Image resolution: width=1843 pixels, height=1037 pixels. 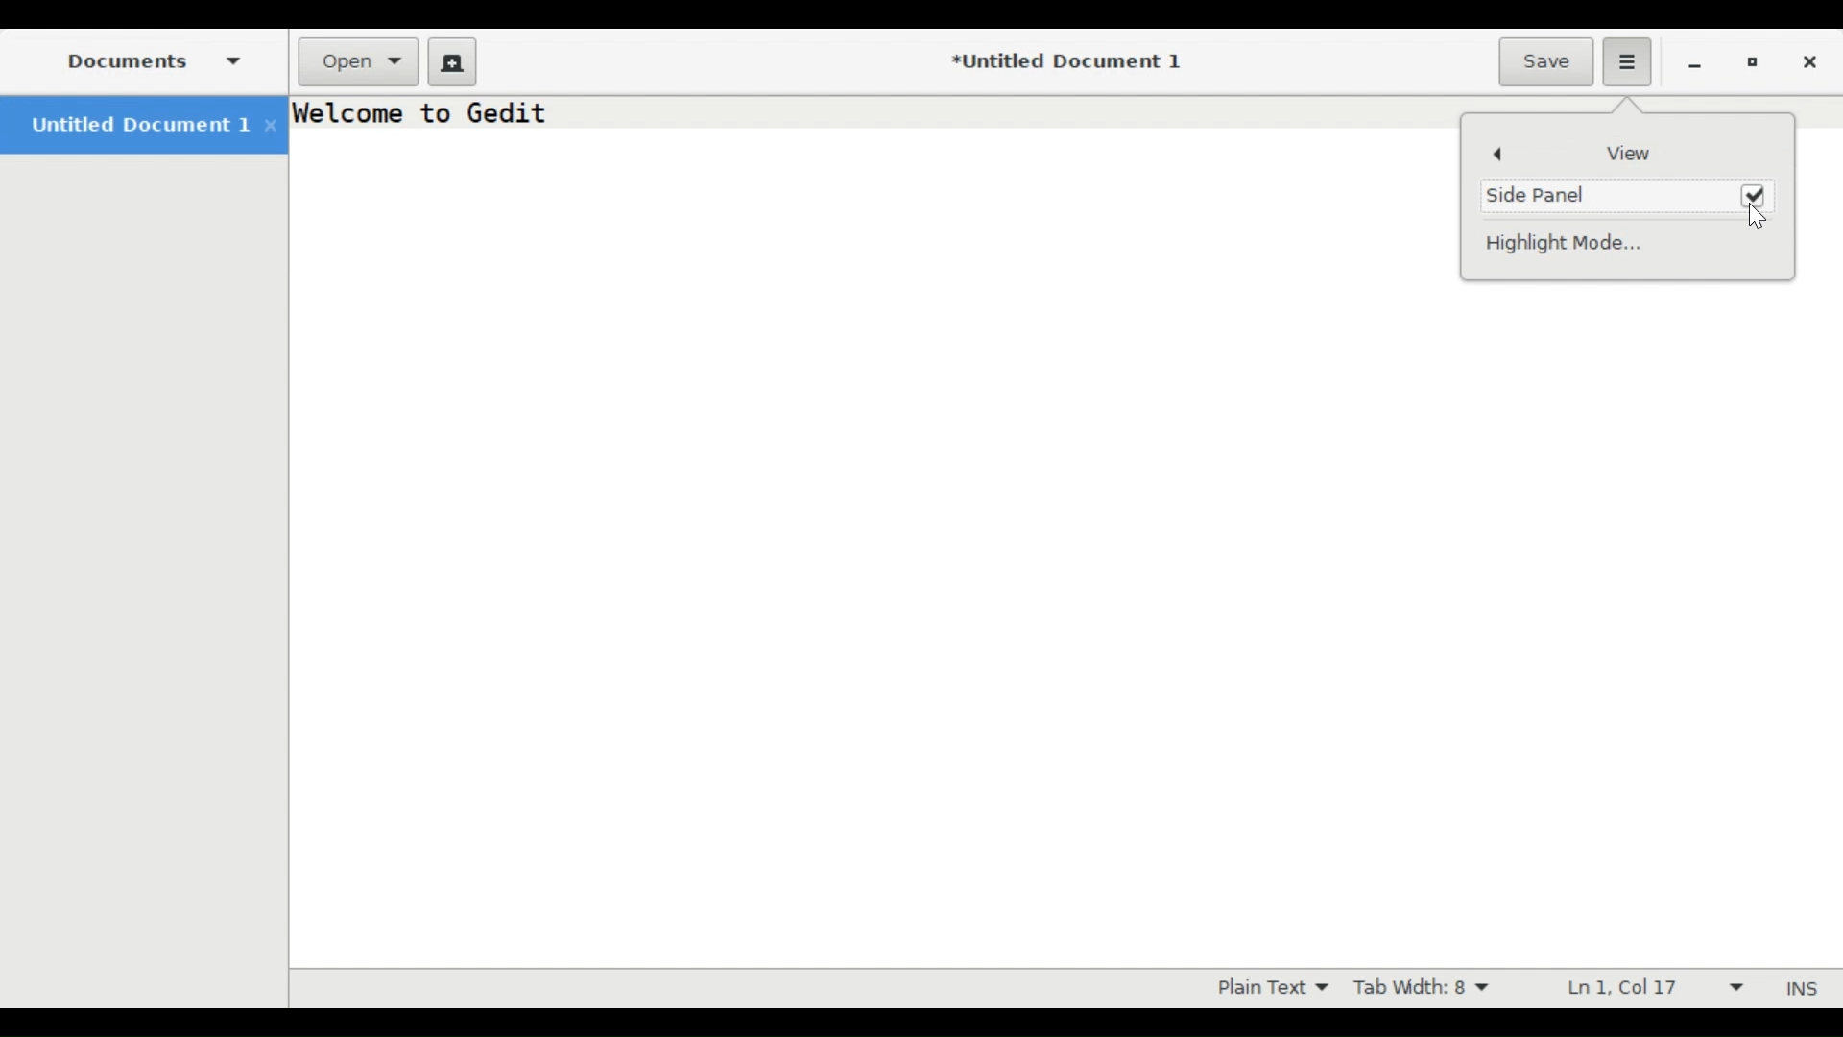 I want to click on Side Panel dropdown menu, so click(x=147, y=60).